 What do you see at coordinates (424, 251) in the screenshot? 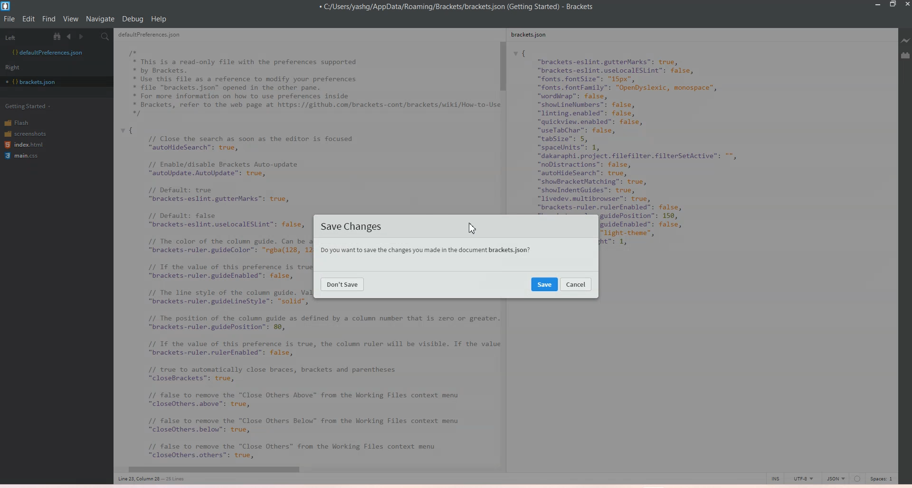
I see `Do you want to save the changes you made in the document brackets. json?` at bounding box center [424, 251].